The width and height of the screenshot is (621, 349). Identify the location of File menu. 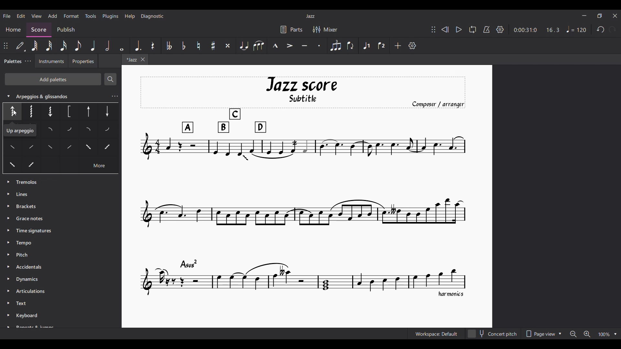
(7, 16).